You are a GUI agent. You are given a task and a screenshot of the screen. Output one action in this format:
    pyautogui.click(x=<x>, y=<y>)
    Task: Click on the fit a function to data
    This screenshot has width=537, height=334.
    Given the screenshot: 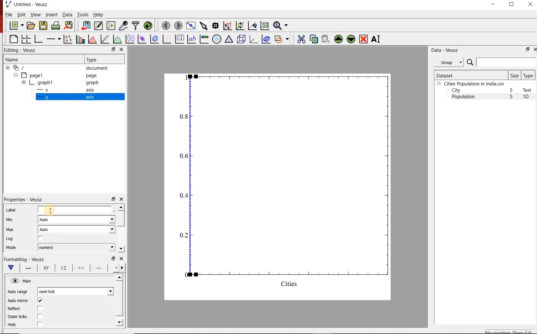 What is the action you would take?
    pyautogui.click(x=105, y=39)
    